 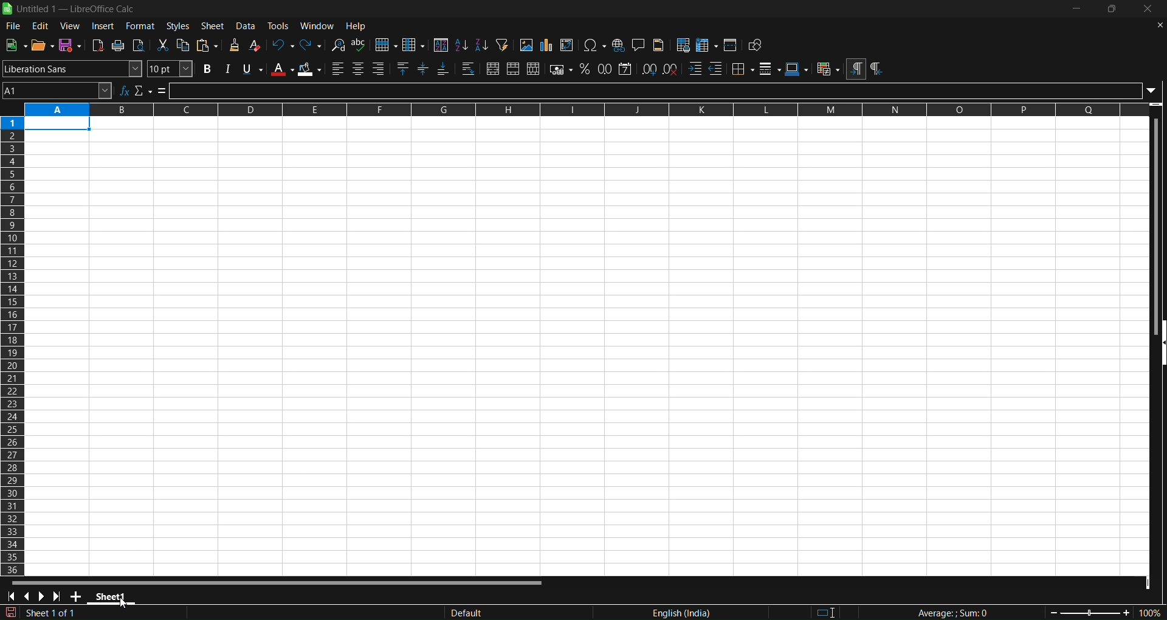 I want to click on font color, so click(x=282, y=69).